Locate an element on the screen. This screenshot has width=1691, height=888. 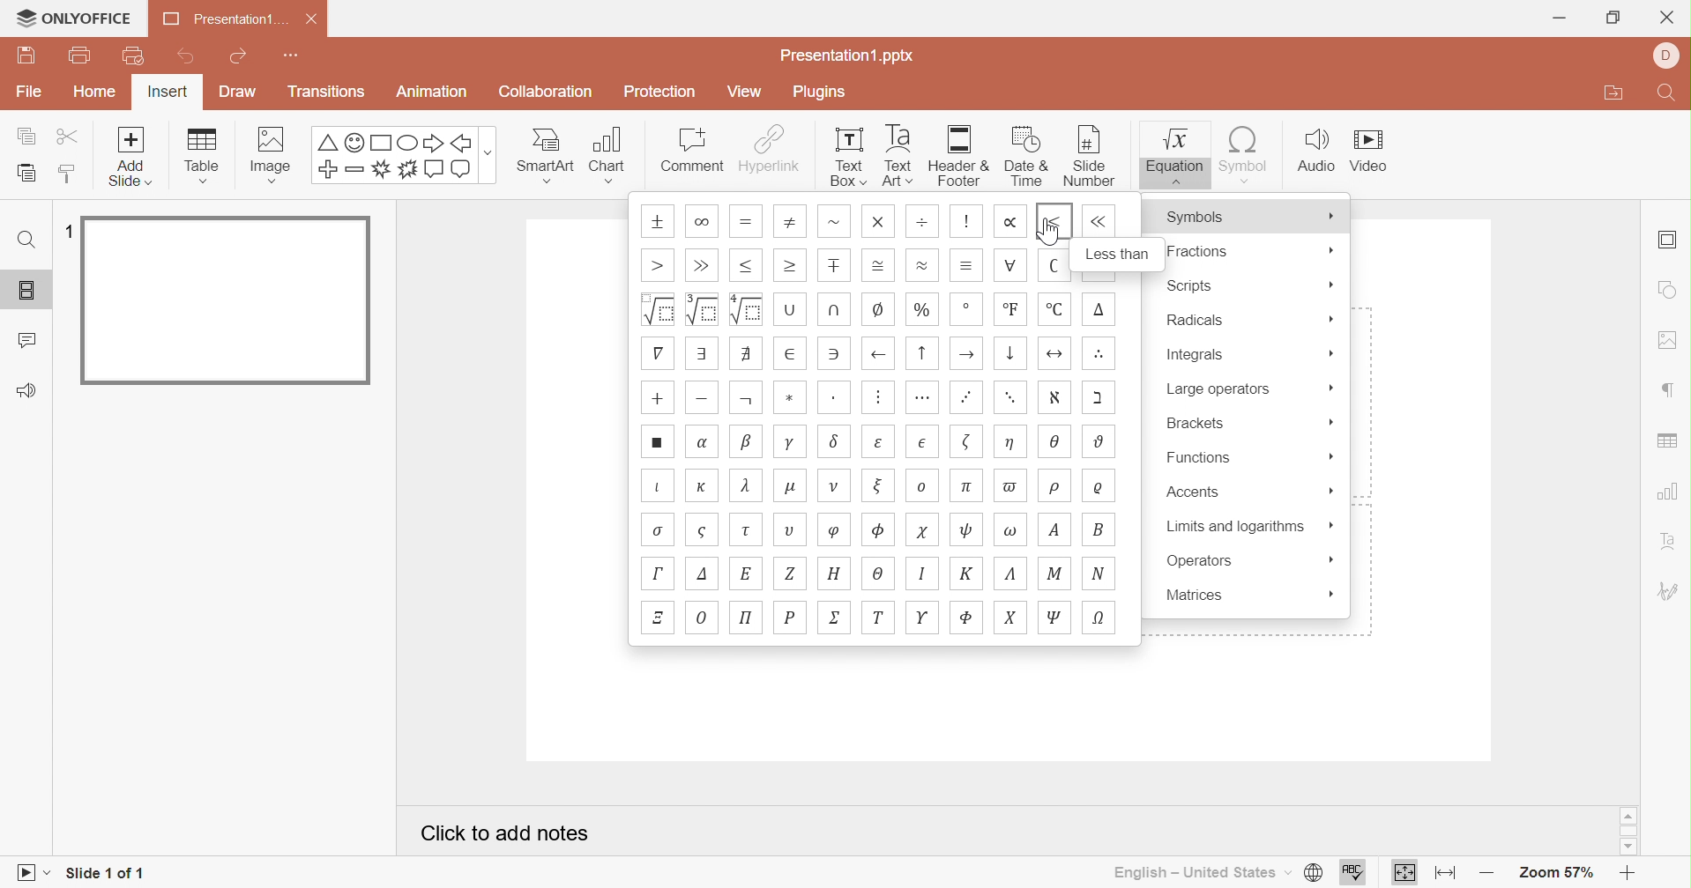
Cut is located at coordinates (77, 138).